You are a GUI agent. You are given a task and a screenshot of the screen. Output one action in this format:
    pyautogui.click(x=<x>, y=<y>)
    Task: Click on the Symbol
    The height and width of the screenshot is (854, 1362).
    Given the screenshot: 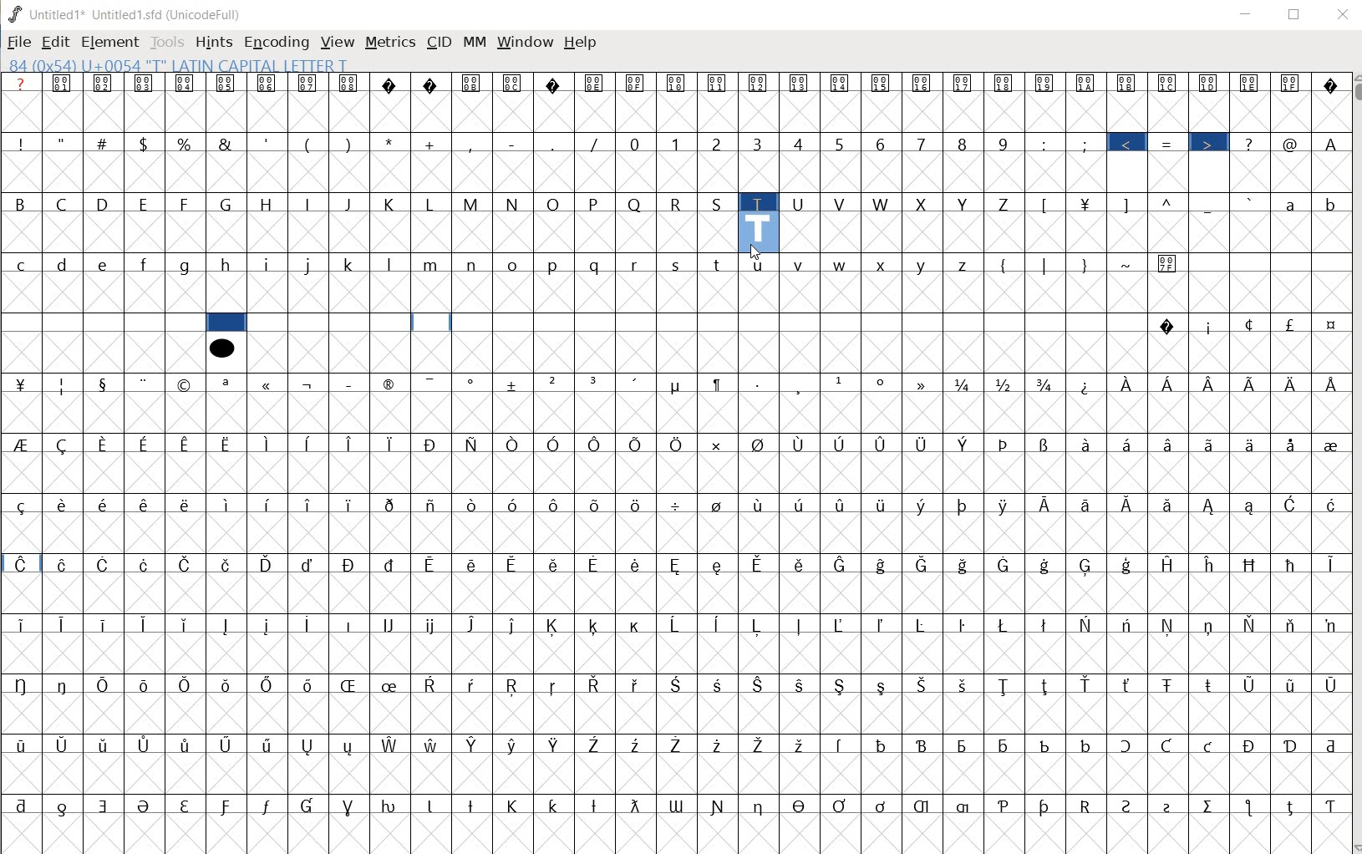 What is the action you would take?
    pyautogui.click(x=63, y=564)
    